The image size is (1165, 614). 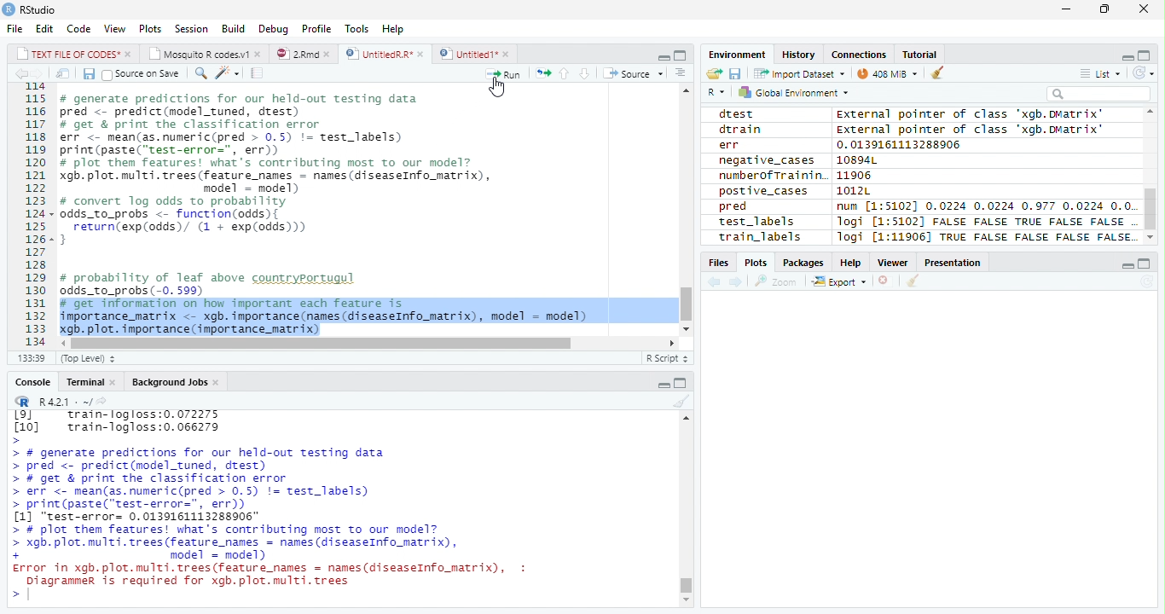 I want to click on Refresh, so click(x=1143, y=72).